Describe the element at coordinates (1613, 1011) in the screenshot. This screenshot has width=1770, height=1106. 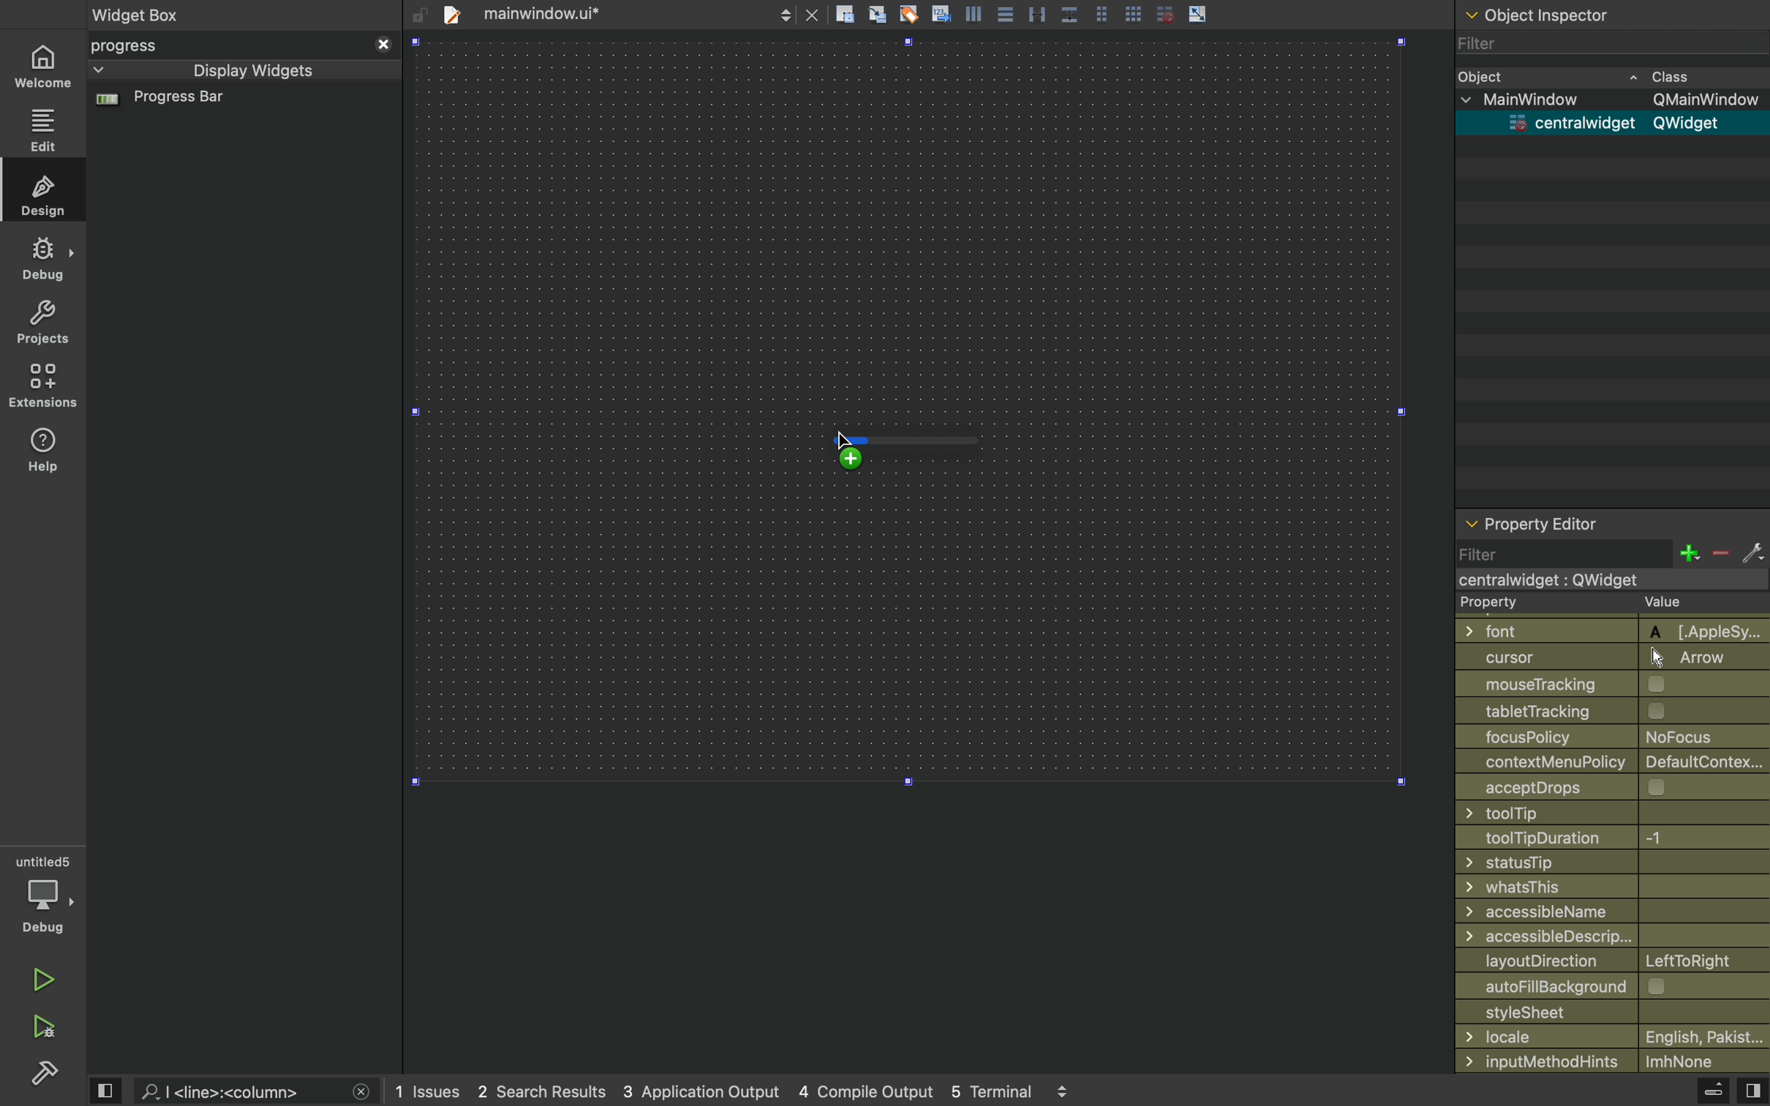
I see `stylesheet` at that location.